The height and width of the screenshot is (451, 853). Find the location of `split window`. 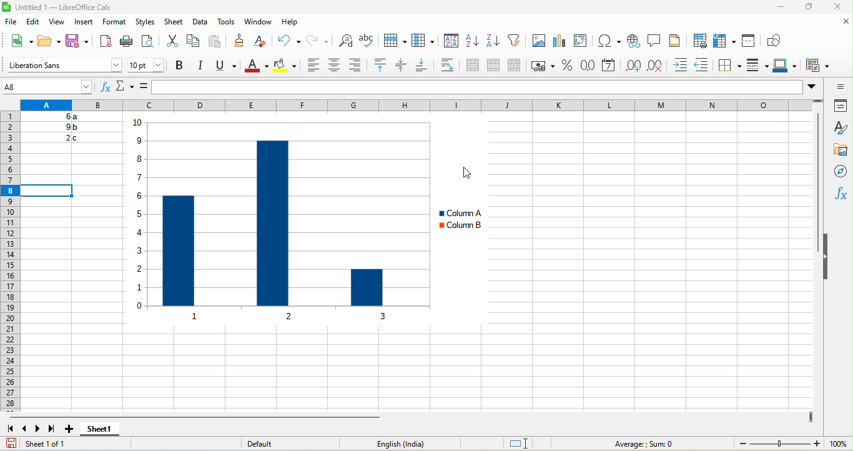

split window is located at coordinates (751, 40).